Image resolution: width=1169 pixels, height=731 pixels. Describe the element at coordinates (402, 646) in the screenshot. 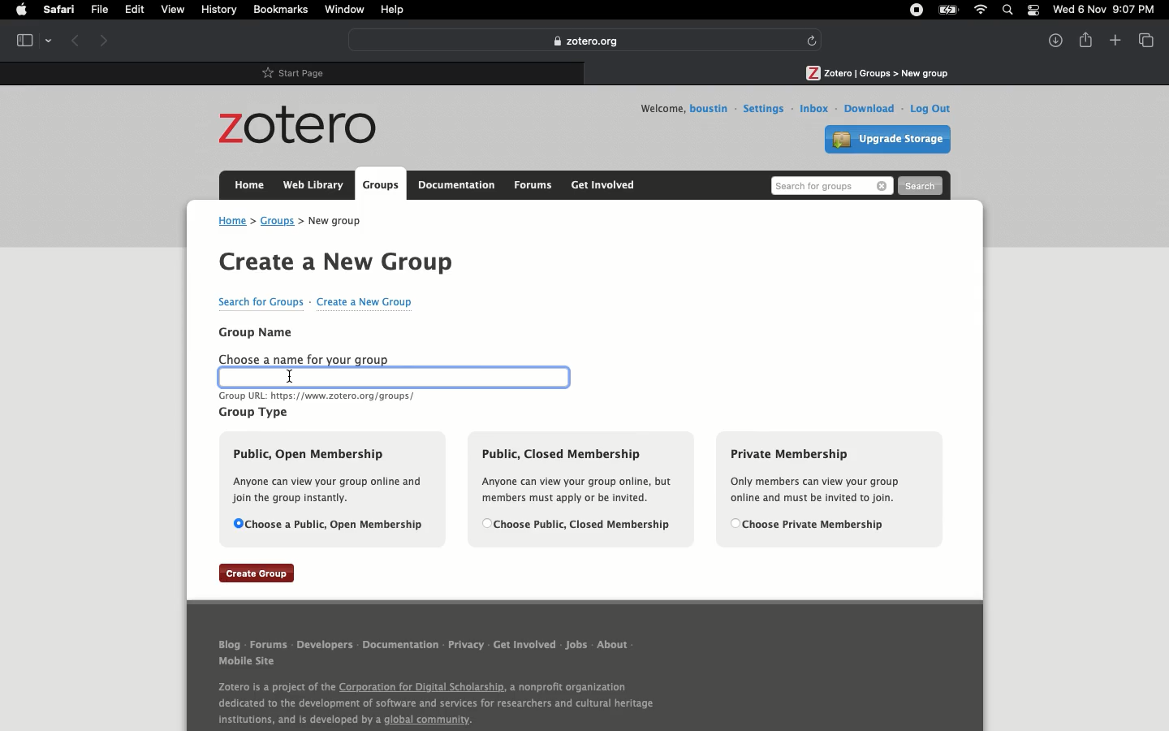

I see `Documentation` at that location.